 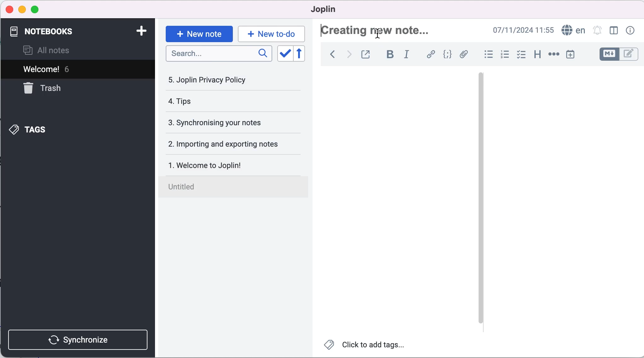 What do you see at coordinates (9, 9) in the screenshot?
I see `close` at bounding box center [9, 9].